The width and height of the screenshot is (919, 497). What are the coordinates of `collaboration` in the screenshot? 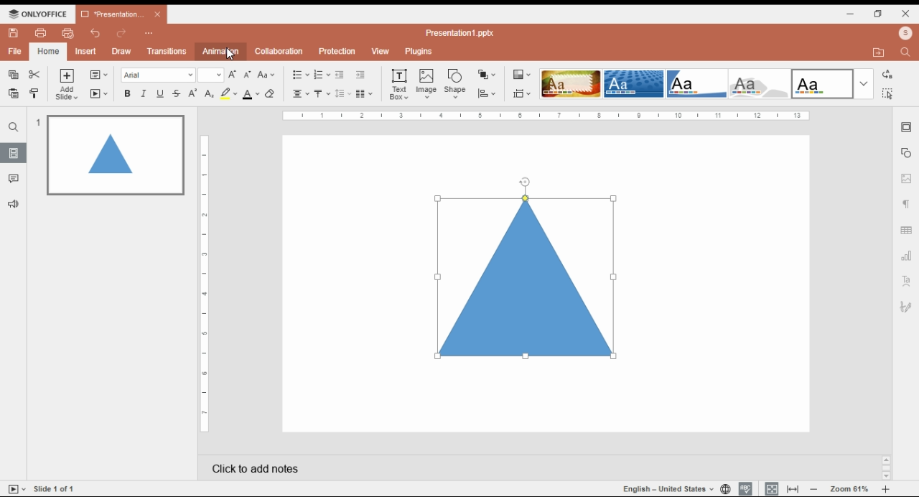 It's located at (279, 52).